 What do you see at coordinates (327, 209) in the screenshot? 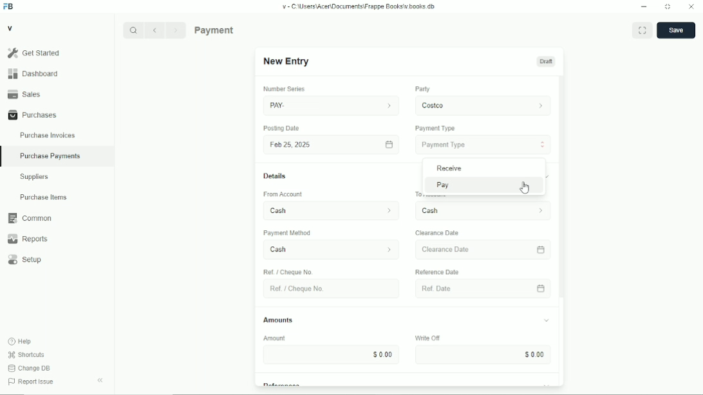
I see `From Account` at bounding box center [327, 209].